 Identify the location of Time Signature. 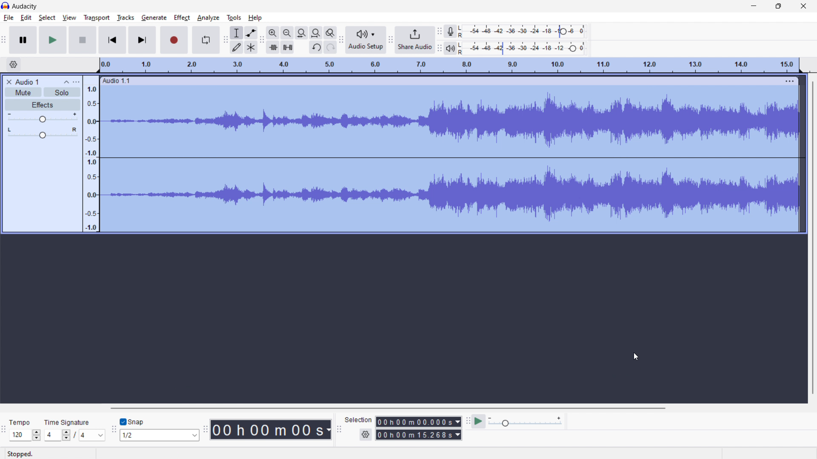
(68, 420).